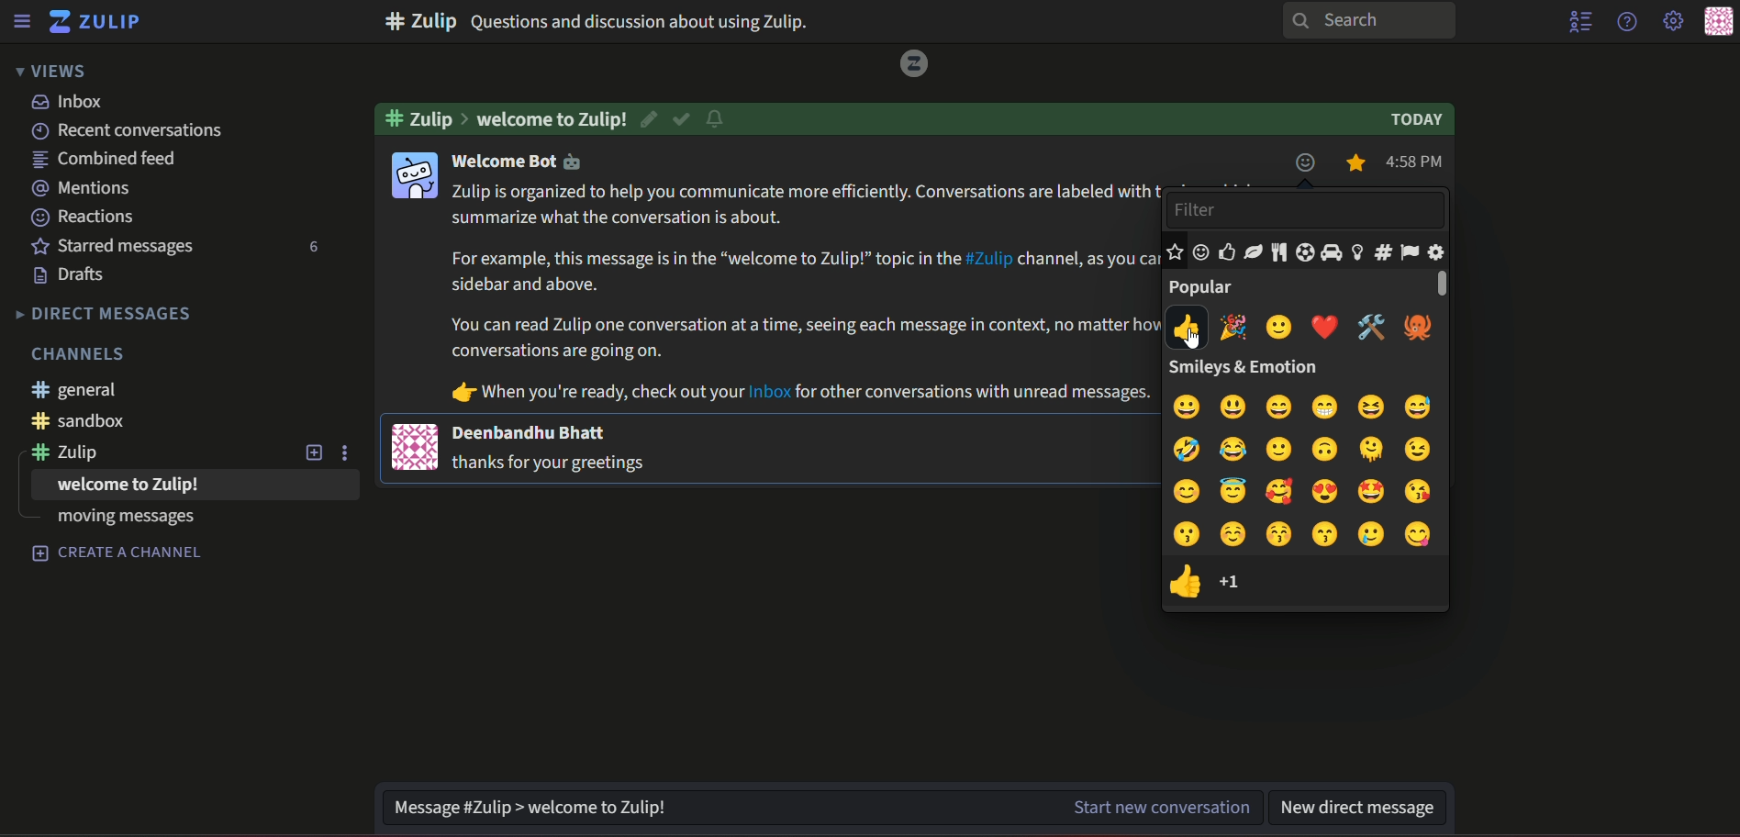 This screenshot has height=837, width=1740. Describe the element at coordinates (648, 118) in the screenshot. I see `edit` at that location.